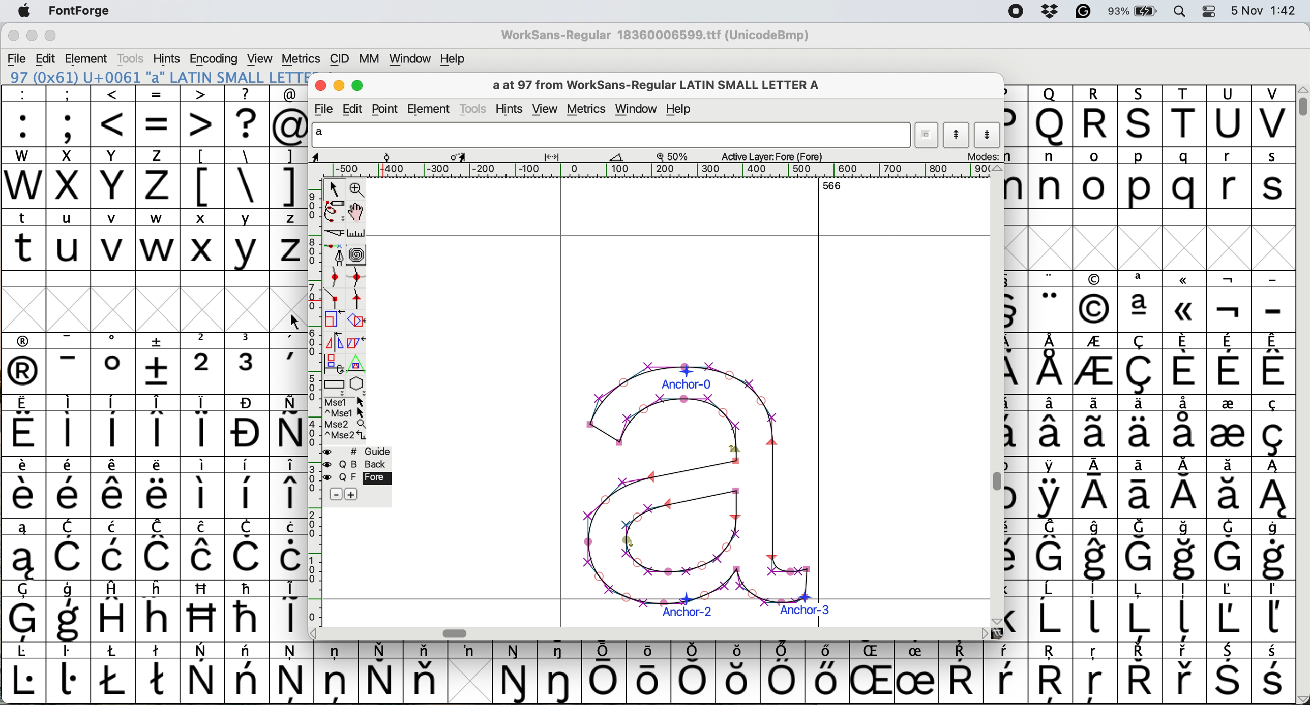 This screenshot has height=705, width=1310. What do you see at coordinates (1186, 11) in the screenshot?
I see `spotlight search` at bounding box center [1186, 11].